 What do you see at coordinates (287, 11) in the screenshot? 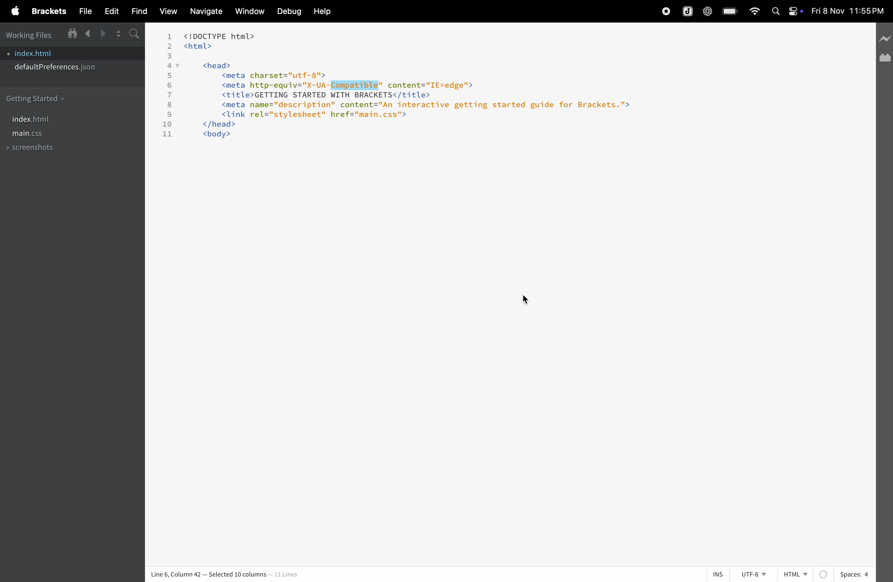
I see `debug` at bounding box center [287, 11].